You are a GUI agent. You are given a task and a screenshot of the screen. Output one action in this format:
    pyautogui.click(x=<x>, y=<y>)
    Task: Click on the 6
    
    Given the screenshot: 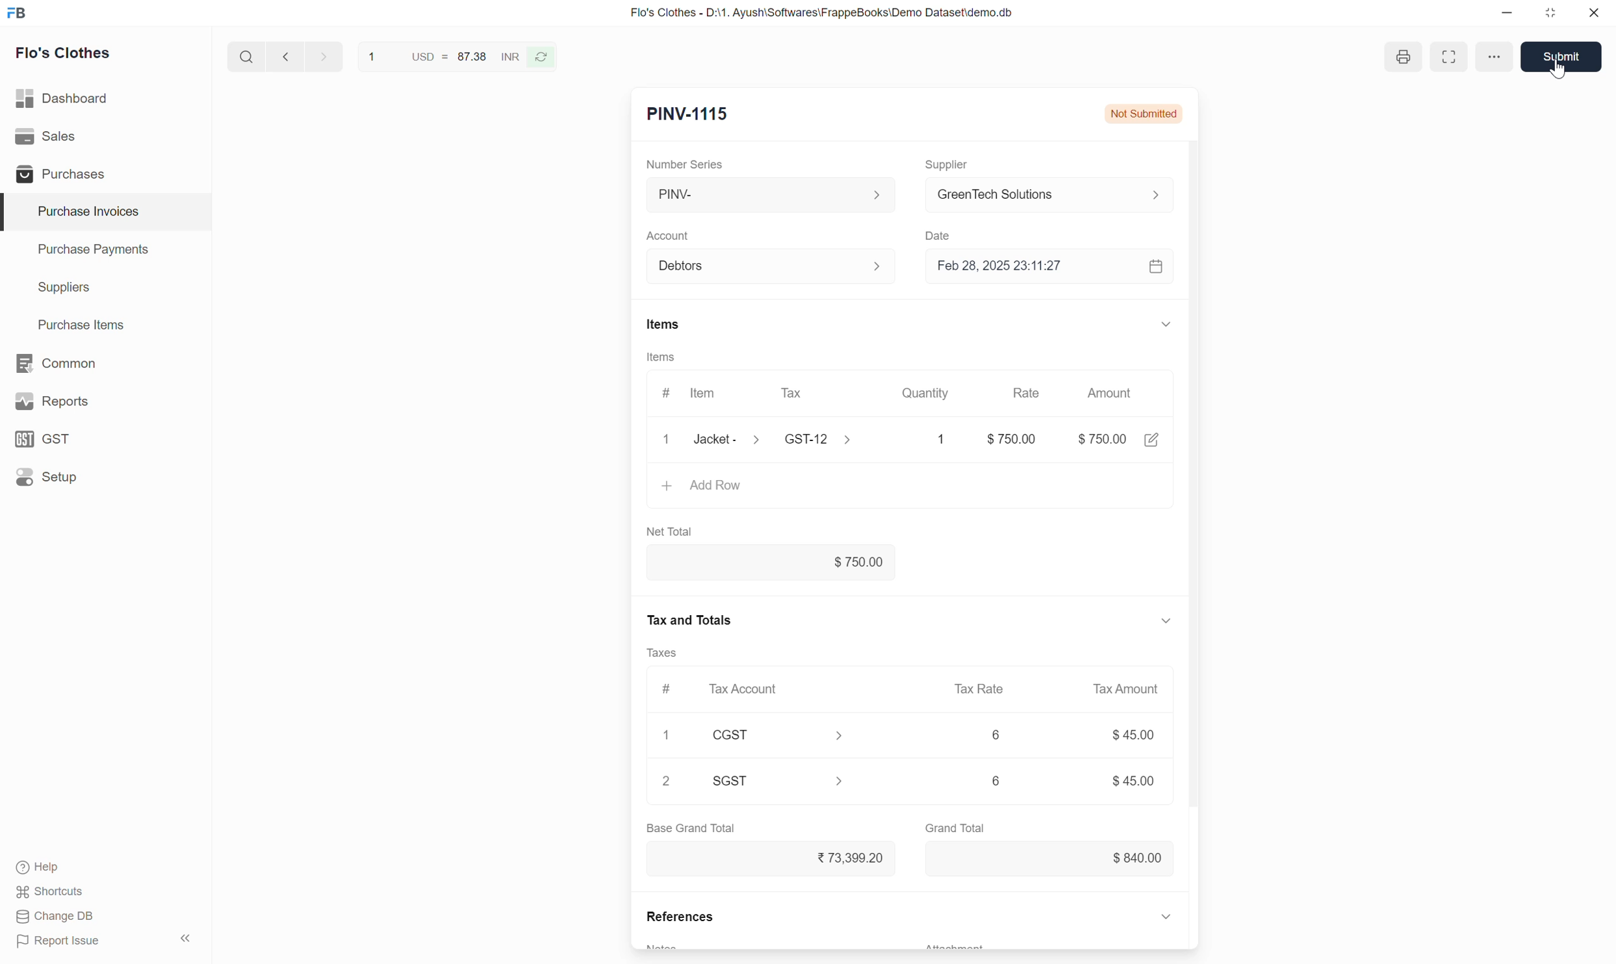 What is the action you would take?
    pyautogui.click(x=996, y=780)
    